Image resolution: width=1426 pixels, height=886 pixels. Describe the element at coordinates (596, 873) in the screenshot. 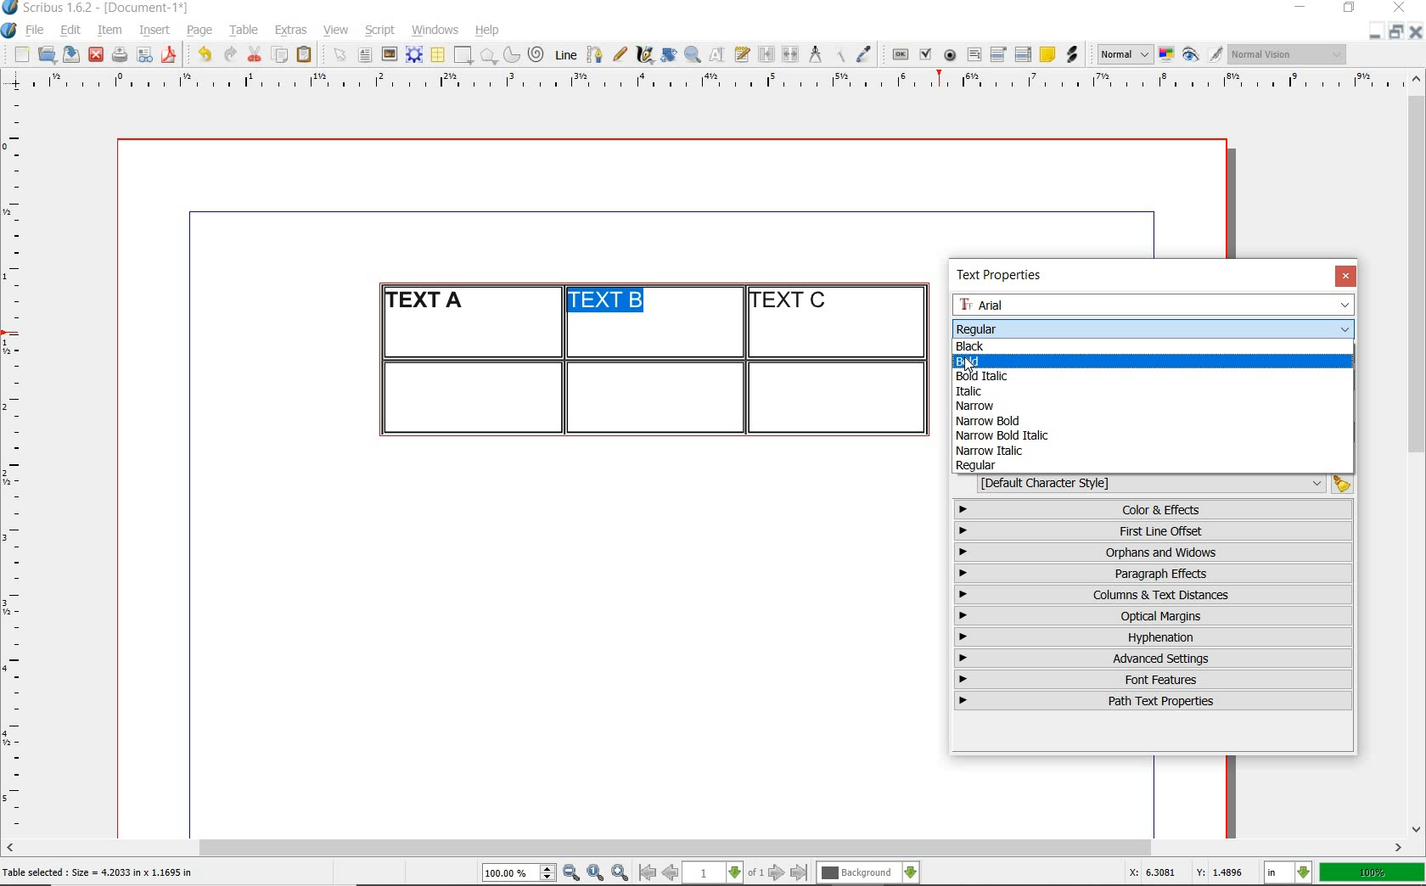

I see `zoom to` at that location.